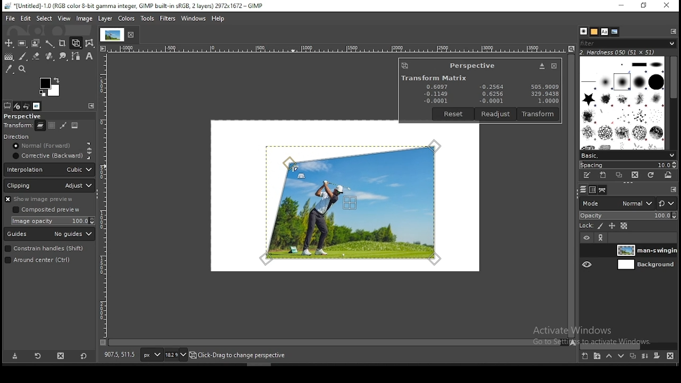 The height and width of the screenshot is (383, 681). Describe the element at coordinates (167, 18) in the screenshot. I see `filters` at that location.